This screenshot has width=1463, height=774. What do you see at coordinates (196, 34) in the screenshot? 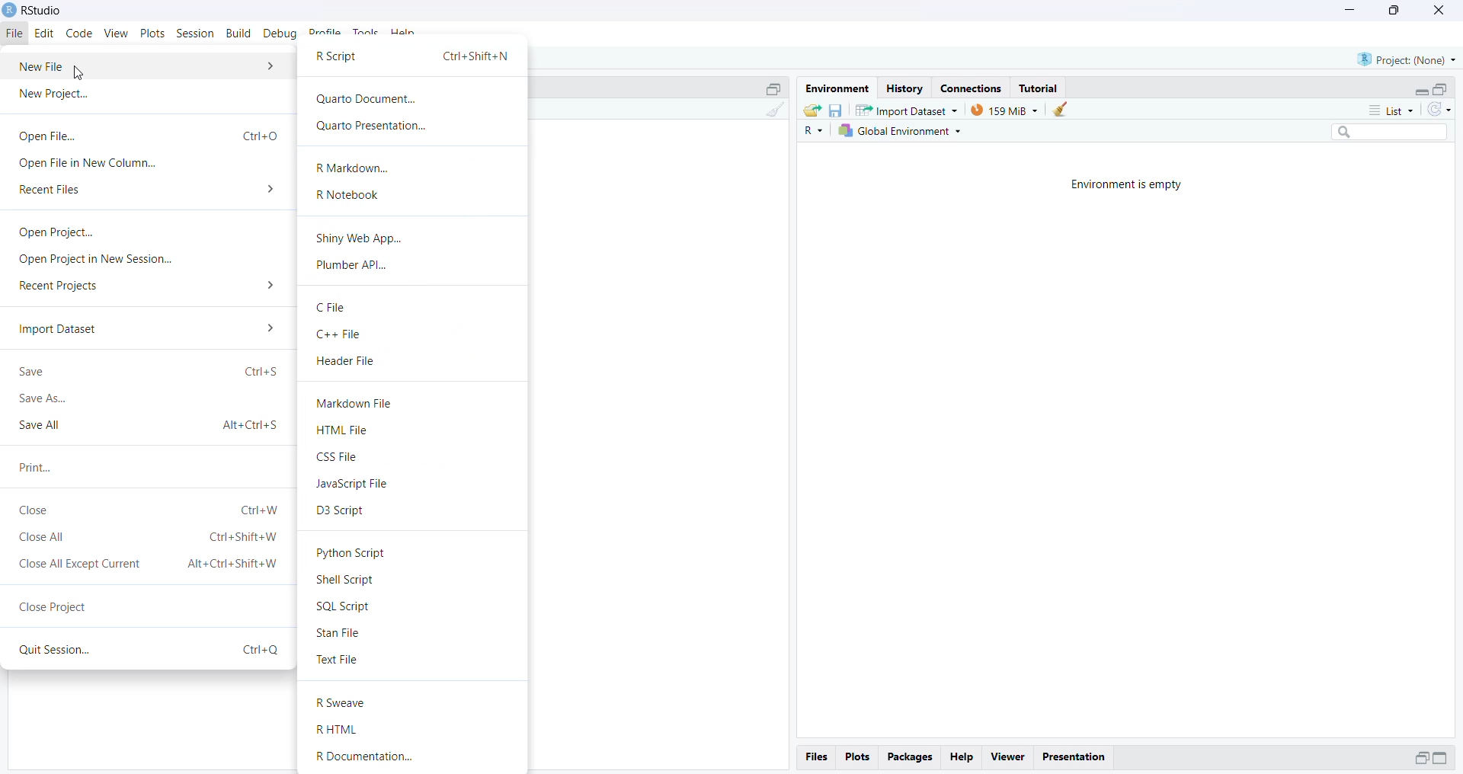
I see `session` at bounding box center [196, 34].